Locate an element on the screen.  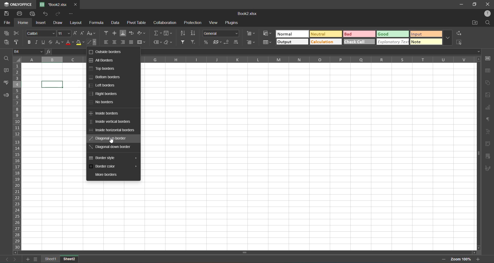
merge and center is located at coordinates (141, 42).